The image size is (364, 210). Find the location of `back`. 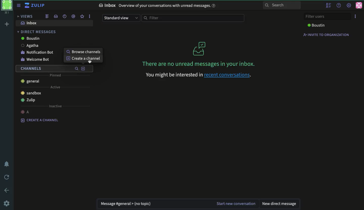

back is located at coordinates (8, 190).